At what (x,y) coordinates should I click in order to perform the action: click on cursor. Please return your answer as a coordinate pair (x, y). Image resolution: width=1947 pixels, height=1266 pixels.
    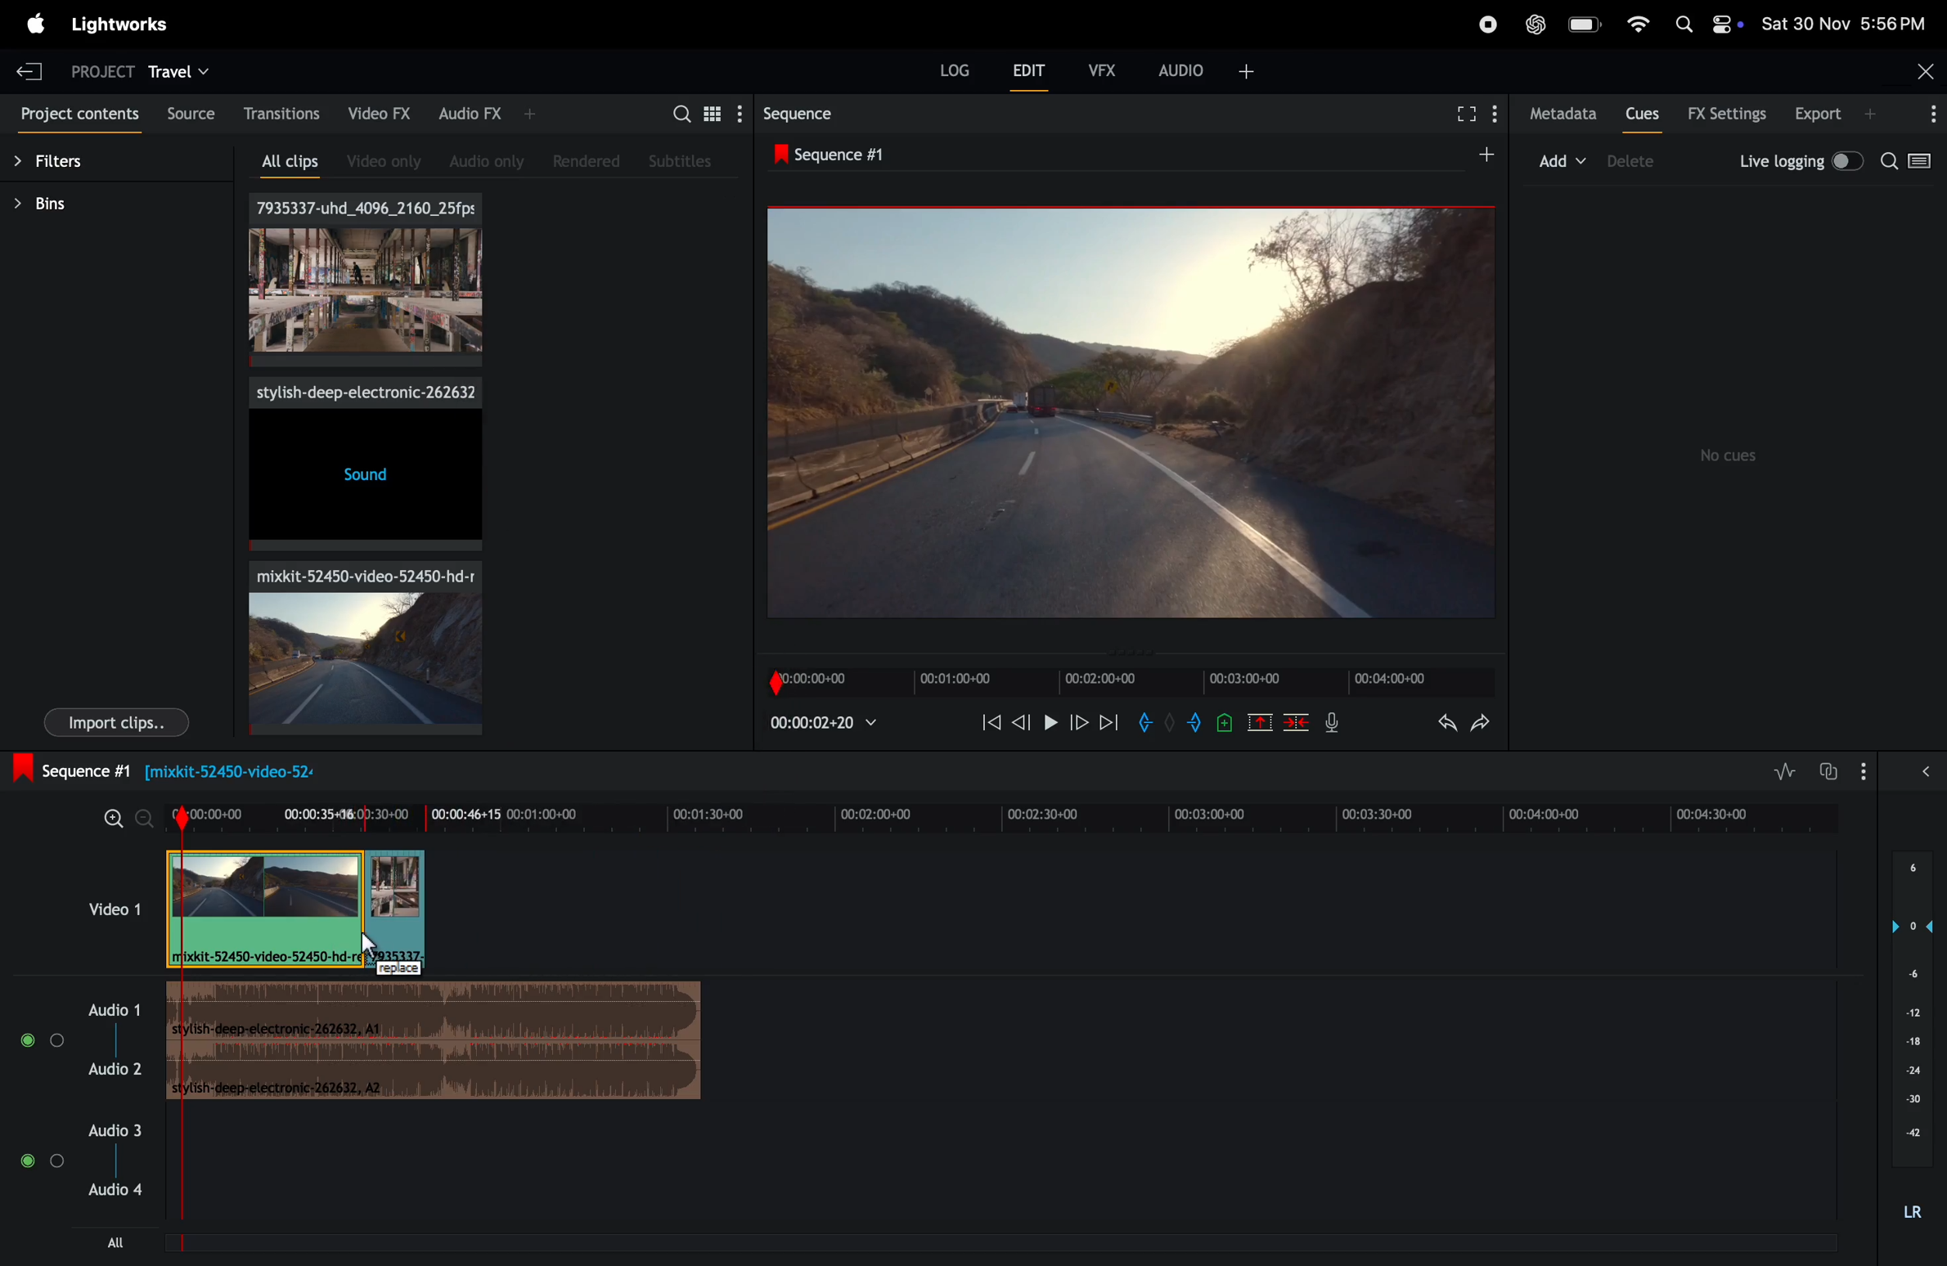
    Looking at the image, I should click on (369, 947).